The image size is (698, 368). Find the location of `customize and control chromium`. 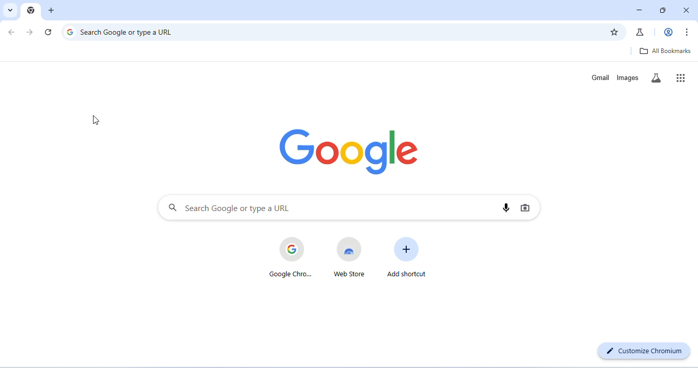

customize and control chromium is located at coordinates (689, 32).